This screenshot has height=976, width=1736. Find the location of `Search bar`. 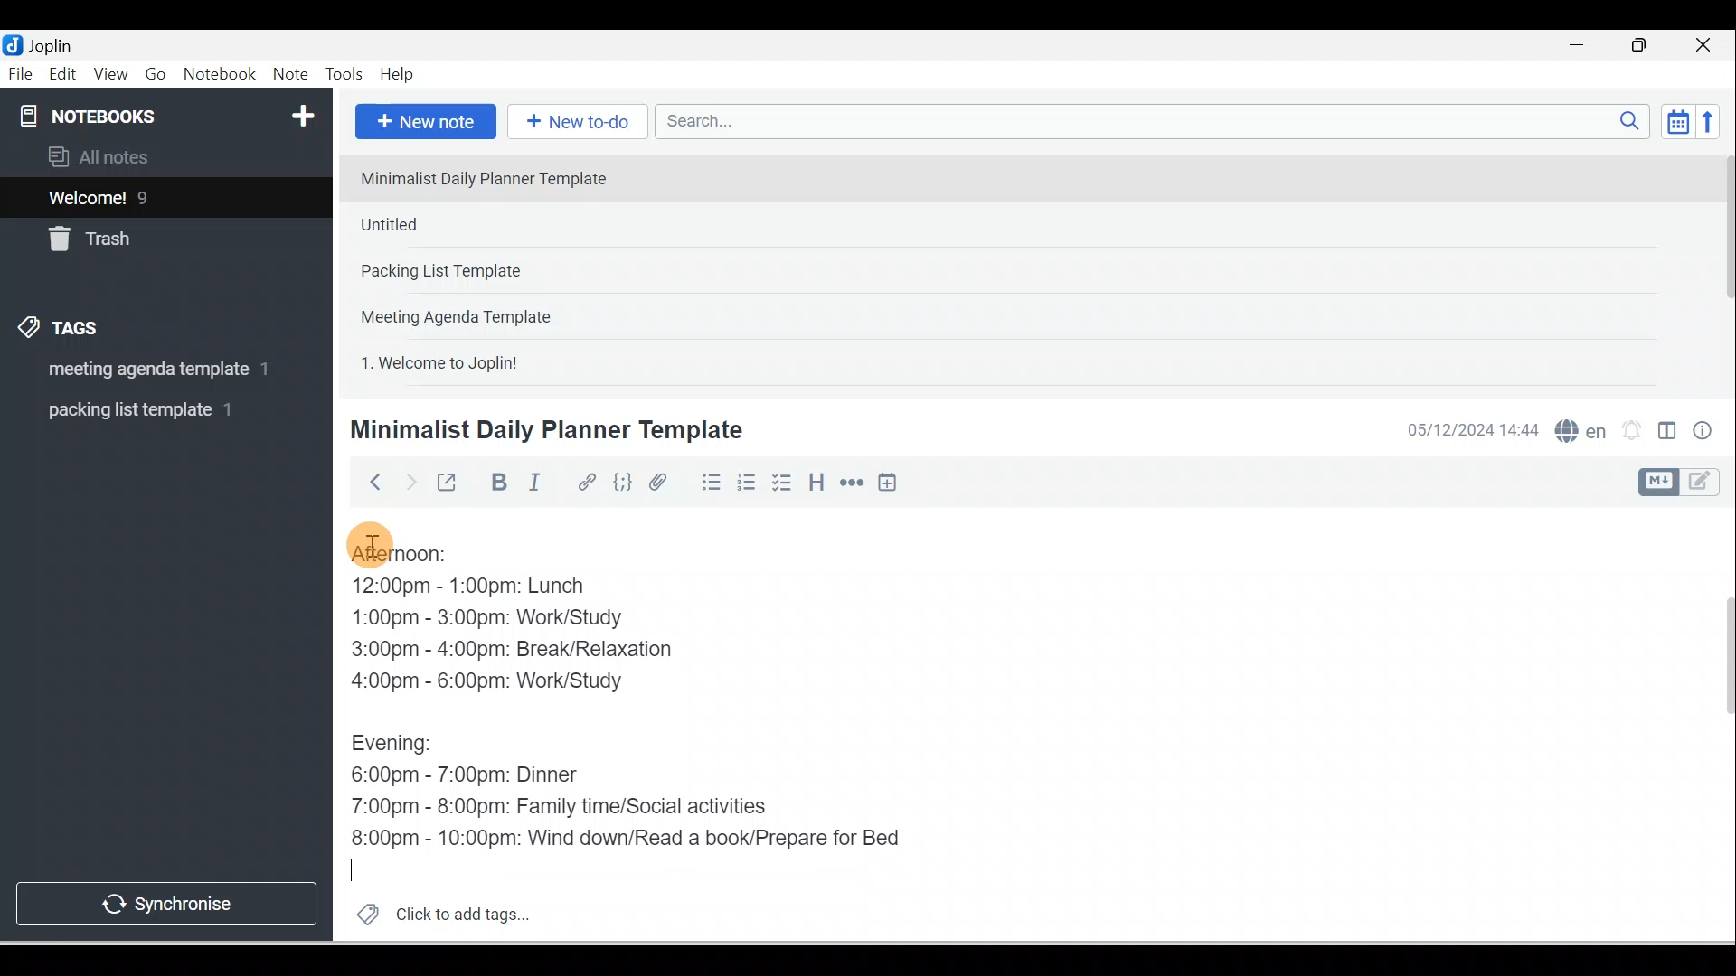

Search bar is located at coordinates (1158, 121).